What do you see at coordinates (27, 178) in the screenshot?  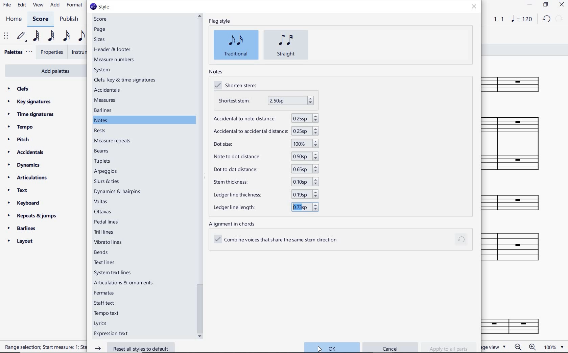 I see `articulations` at bounding box center [27, 178].